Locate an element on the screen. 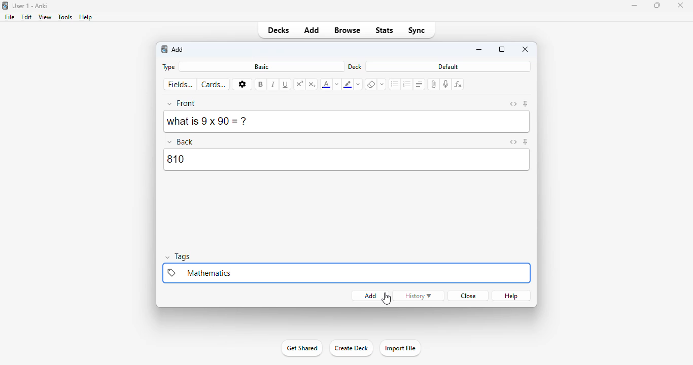  text color is located at coordinates (326, 84).